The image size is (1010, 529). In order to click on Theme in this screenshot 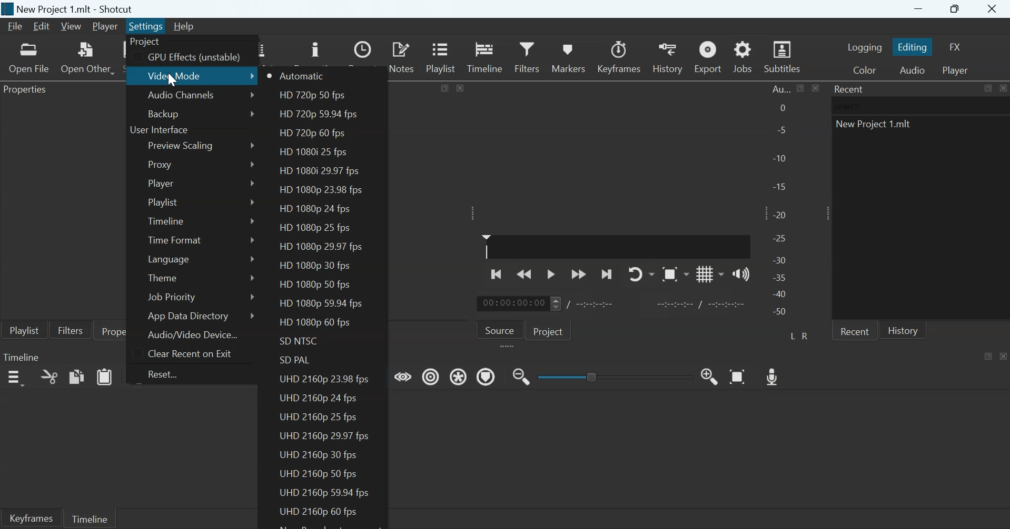, I will do `click(164, 277)`.